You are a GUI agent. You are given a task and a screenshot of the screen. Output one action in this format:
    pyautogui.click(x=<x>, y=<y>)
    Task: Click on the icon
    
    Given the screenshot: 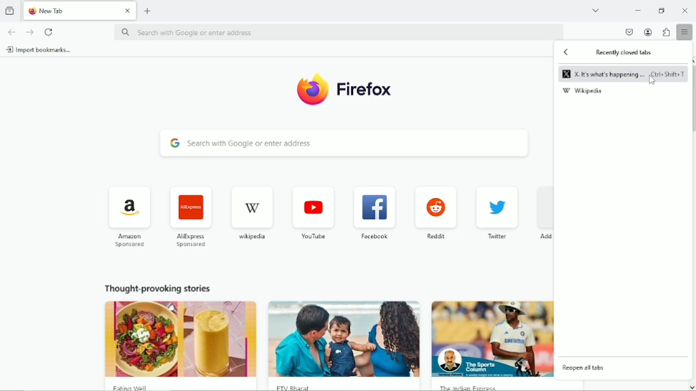 What is the action you would take?
    pyautogui.click(x=370, y=208)
    